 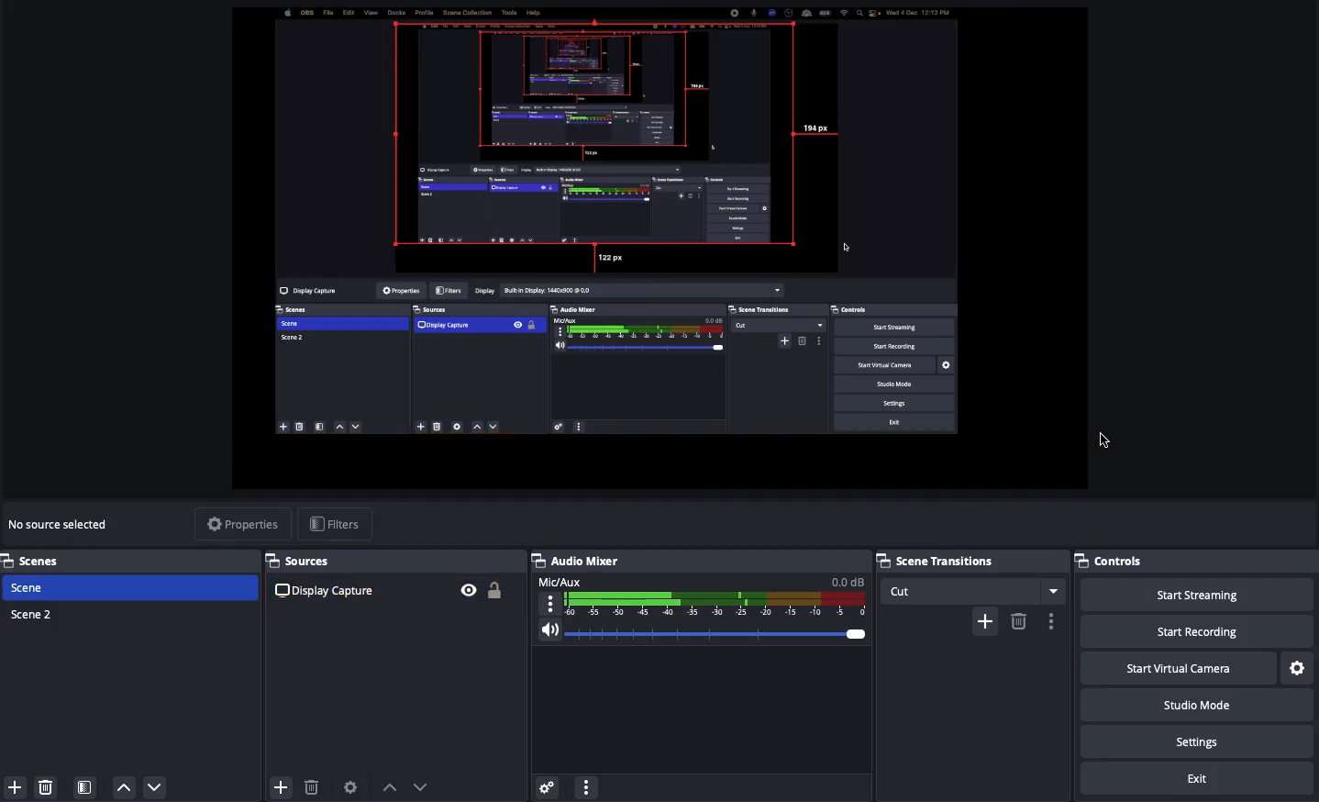 What do you see at coordinates (1195, 667) in the screenshot?
I see `Start virtual camera` at bounding box center [1195, 667].